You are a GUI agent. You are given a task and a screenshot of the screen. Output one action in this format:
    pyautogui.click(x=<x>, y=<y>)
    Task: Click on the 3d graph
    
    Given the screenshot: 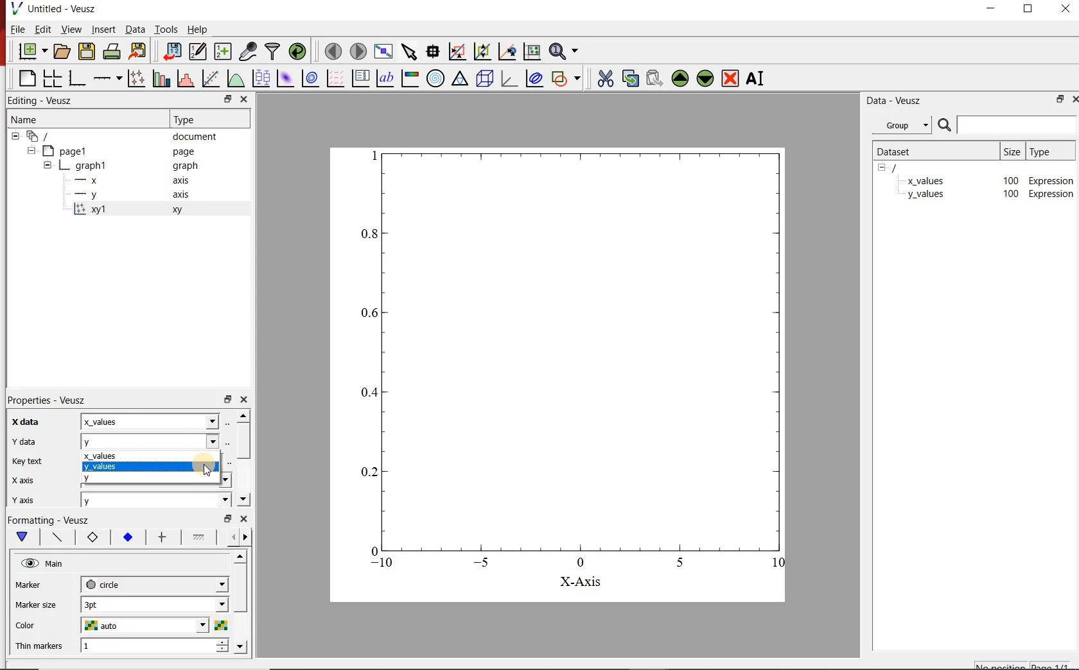 What is the action you would take?
    pyautogui.click(x=510, y=80)
    